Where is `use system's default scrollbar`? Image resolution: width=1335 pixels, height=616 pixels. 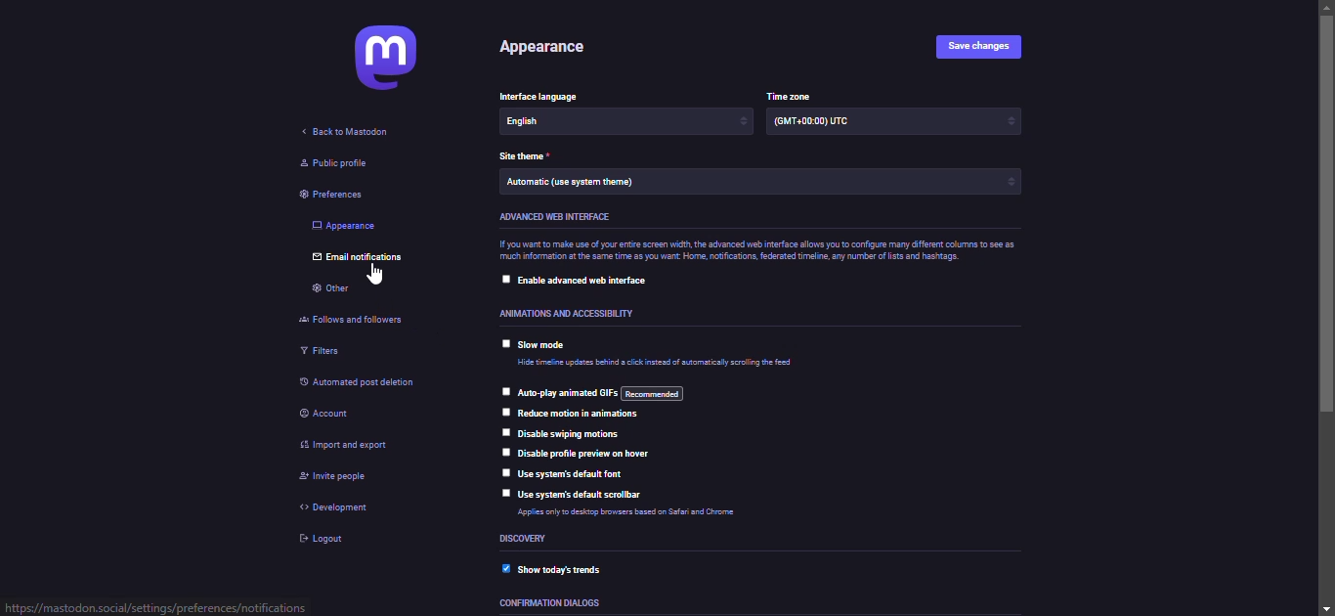 use system's default scrollbar is located at coordinates (582, 495).